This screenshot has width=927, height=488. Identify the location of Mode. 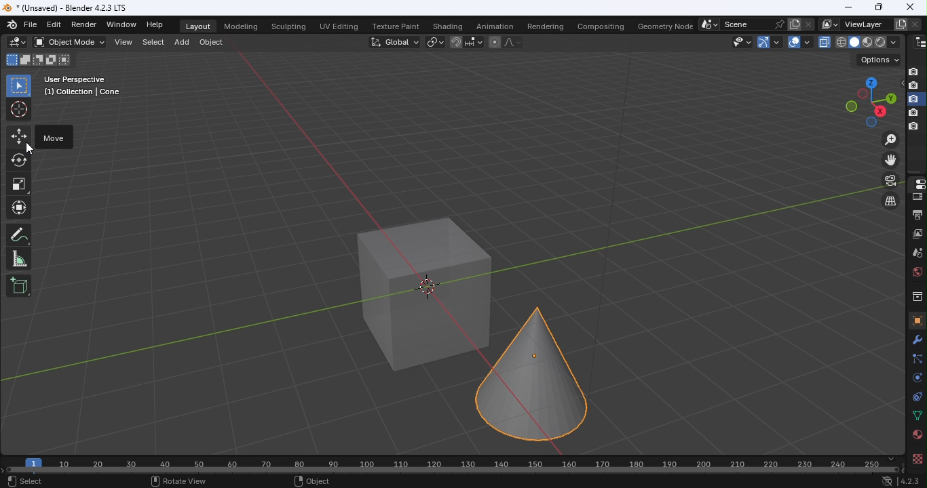
(26, 60).